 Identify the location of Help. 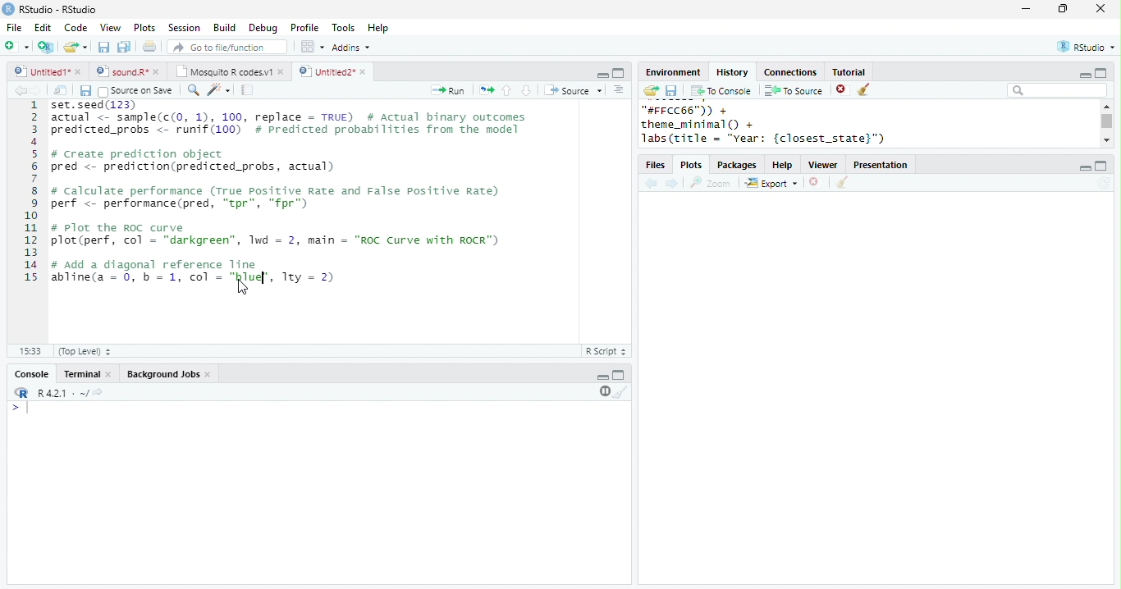
(378, 29).